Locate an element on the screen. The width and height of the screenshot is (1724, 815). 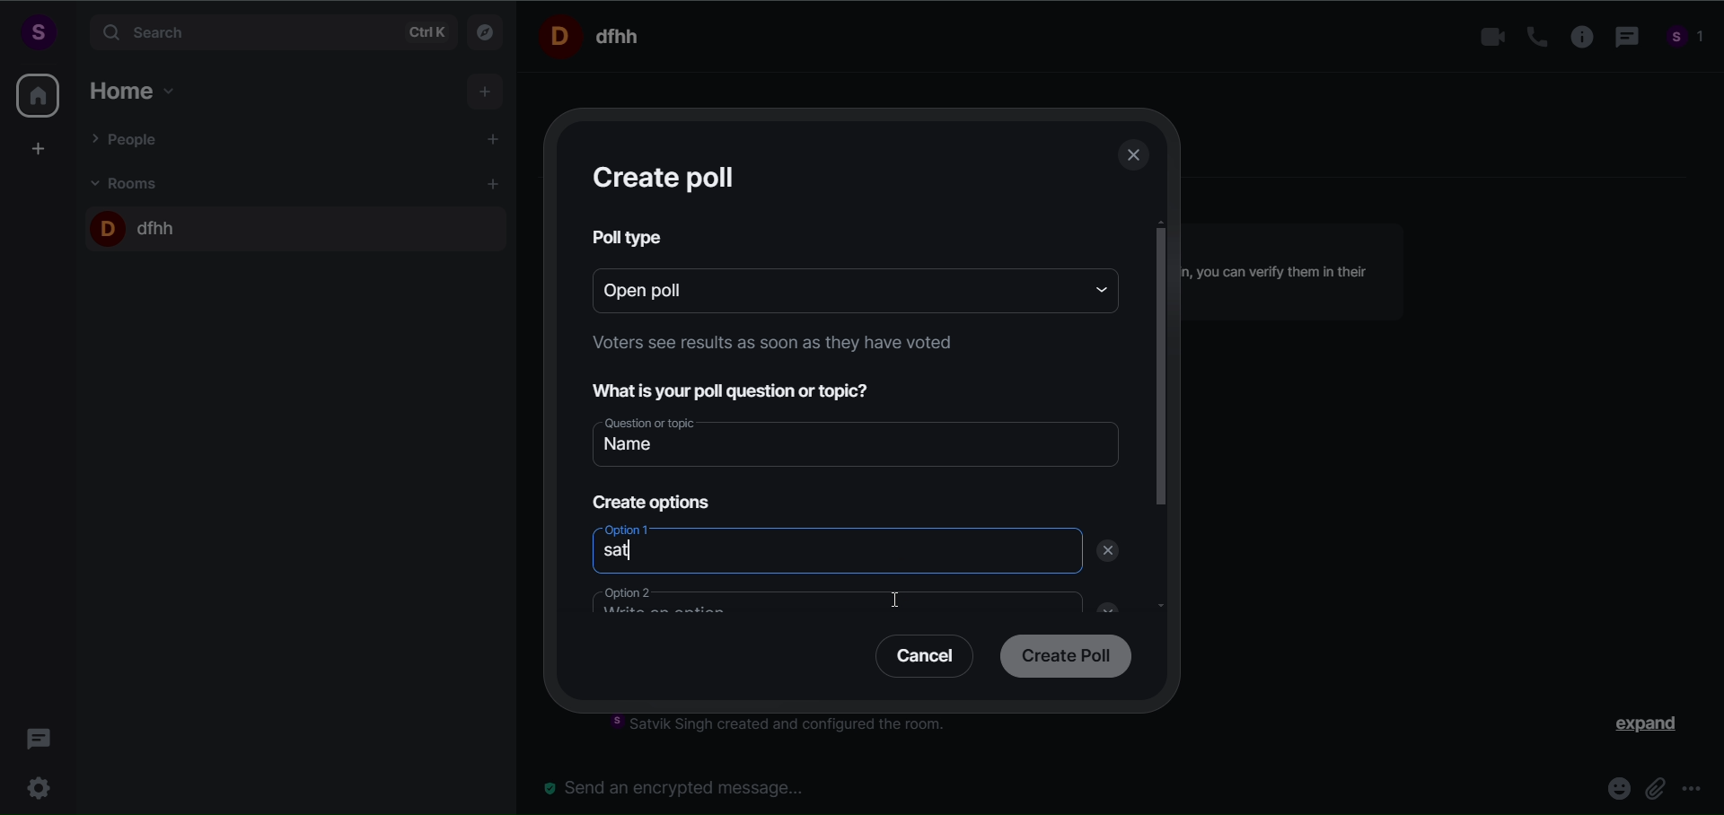
room name is located at coordinates (596, 35).